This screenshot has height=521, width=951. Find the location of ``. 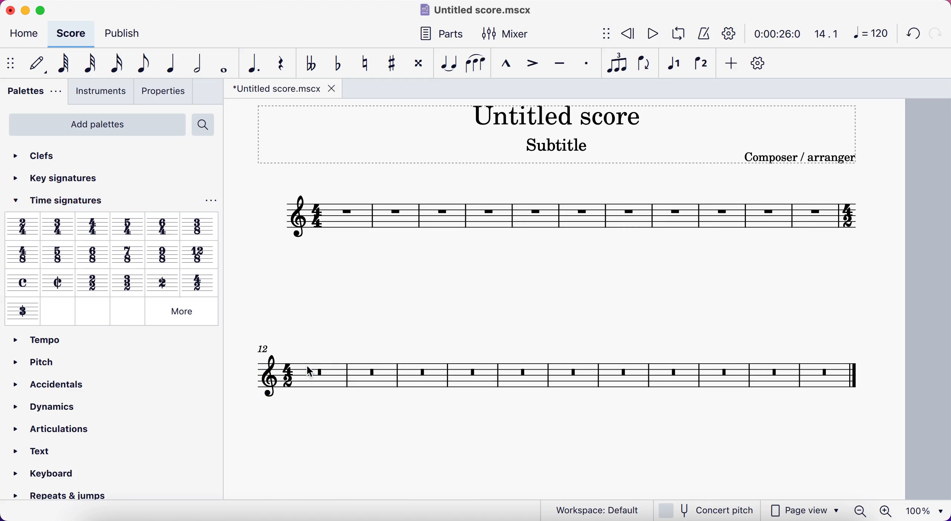

 is located at coordinates (23, 282).